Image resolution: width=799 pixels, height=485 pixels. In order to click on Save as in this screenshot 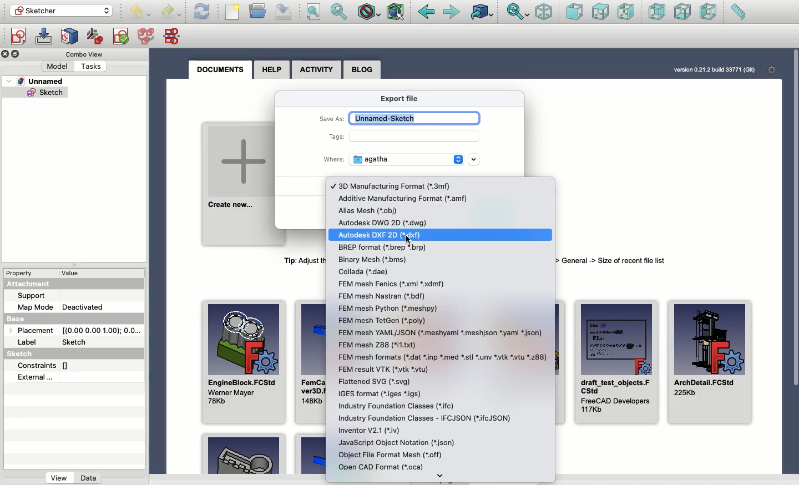, I will do `click(332, 120)`.